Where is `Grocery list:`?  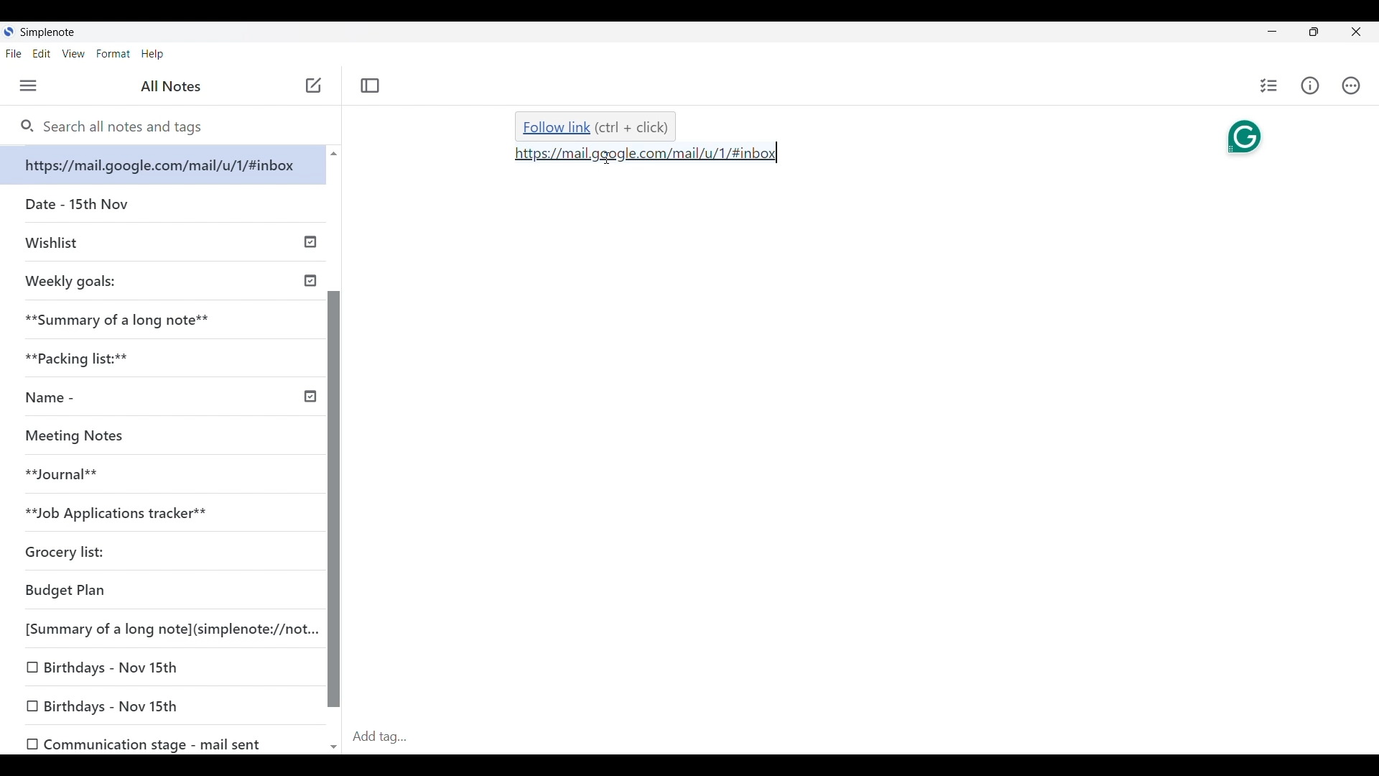
Grocery list: is located at coordinates (64, 549).